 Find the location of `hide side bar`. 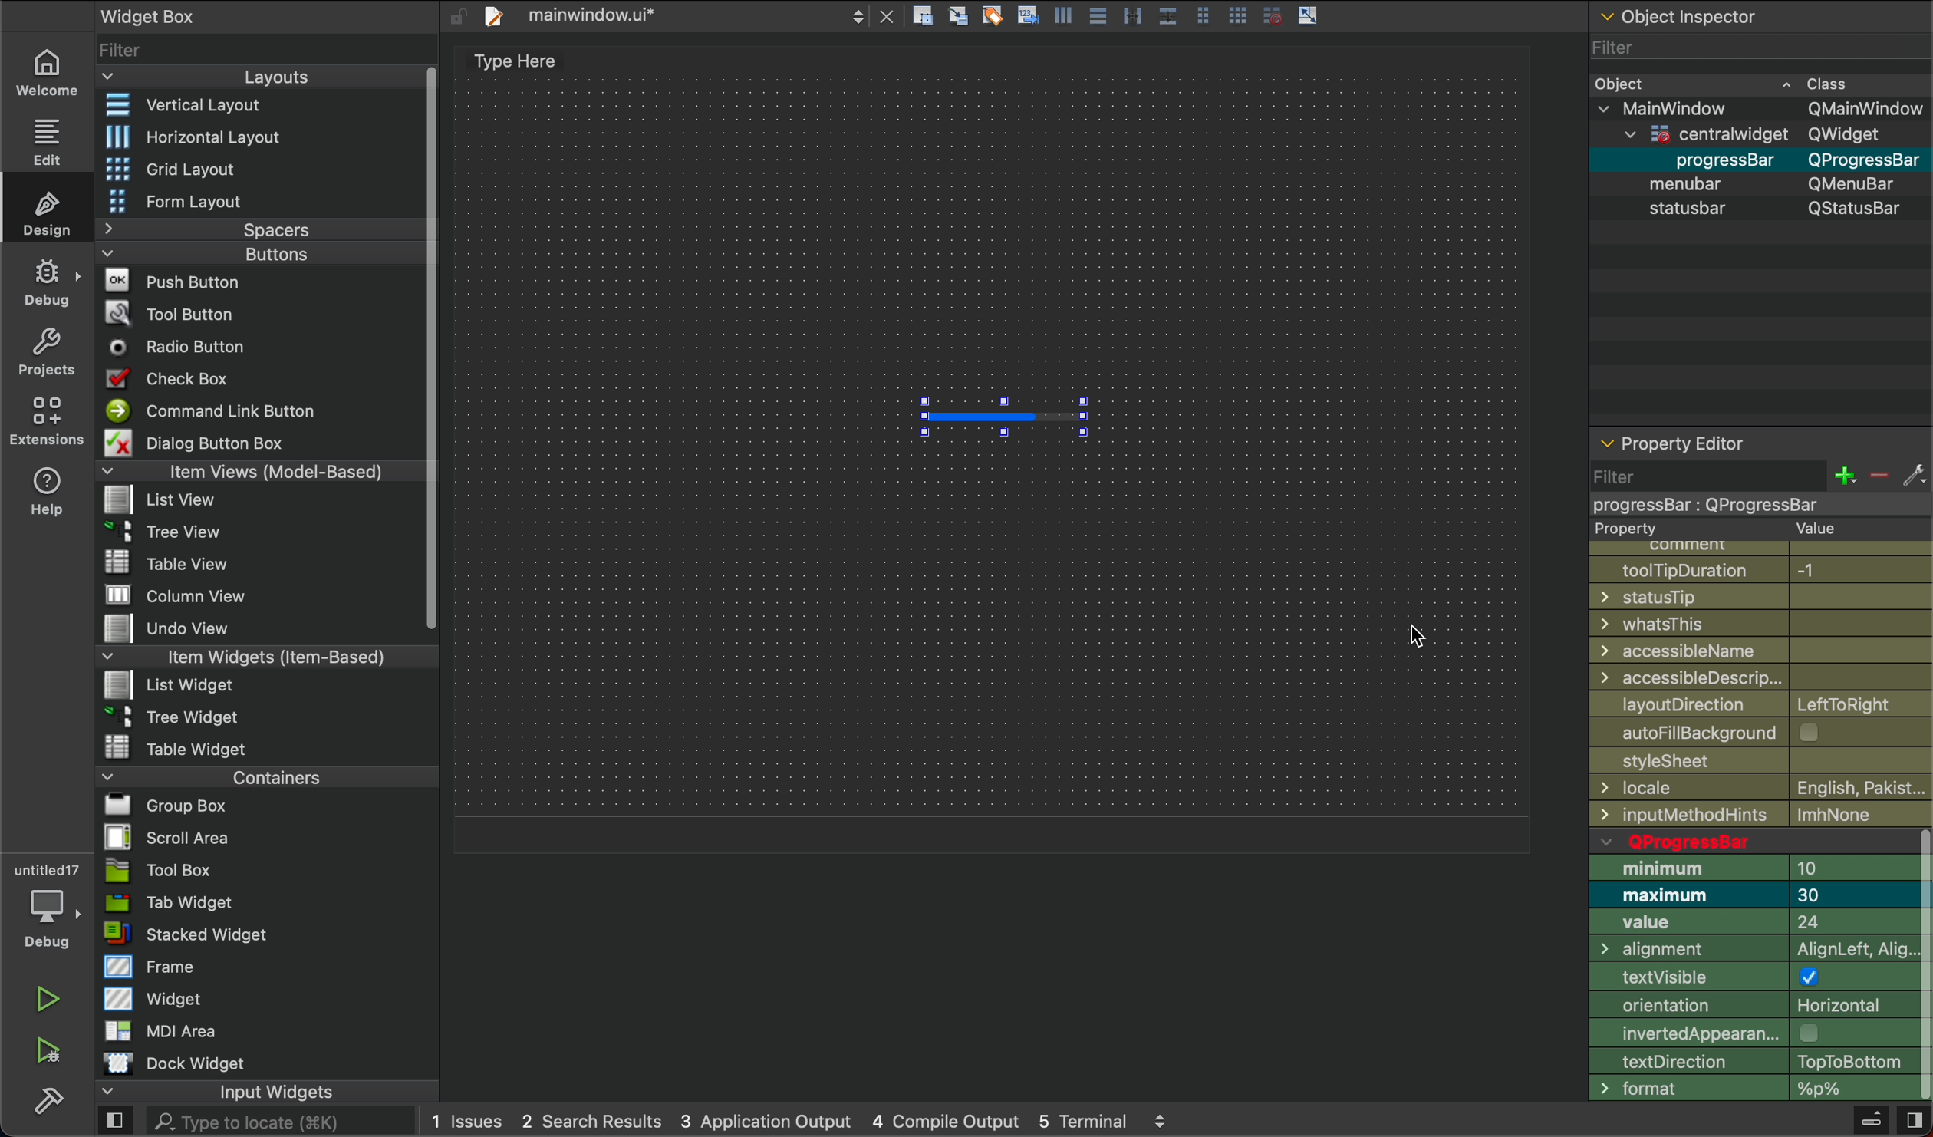

hide side bar is located at coordinates (1885, 1121).